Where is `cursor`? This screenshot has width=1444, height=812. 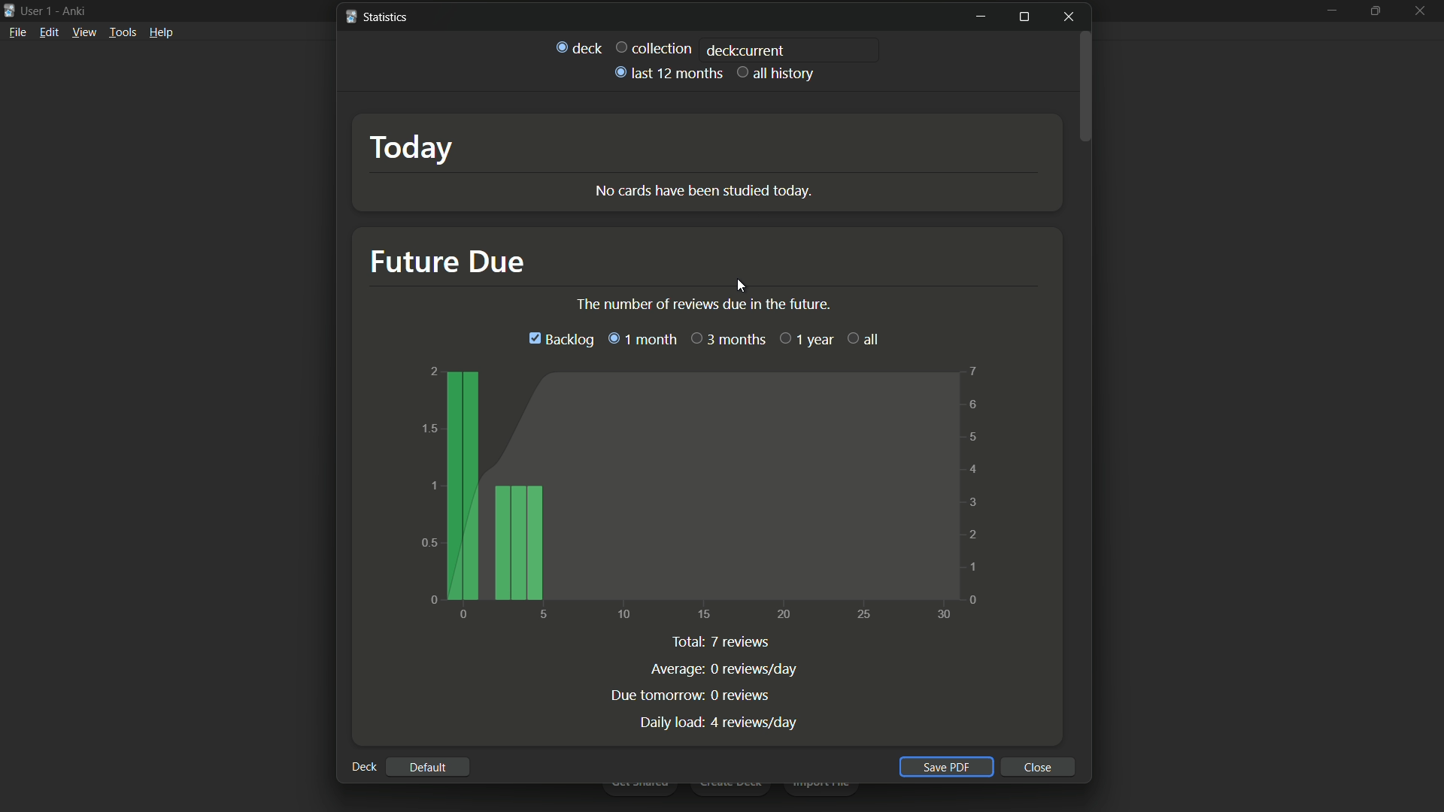
cursor is located at coordinates (736, 285).